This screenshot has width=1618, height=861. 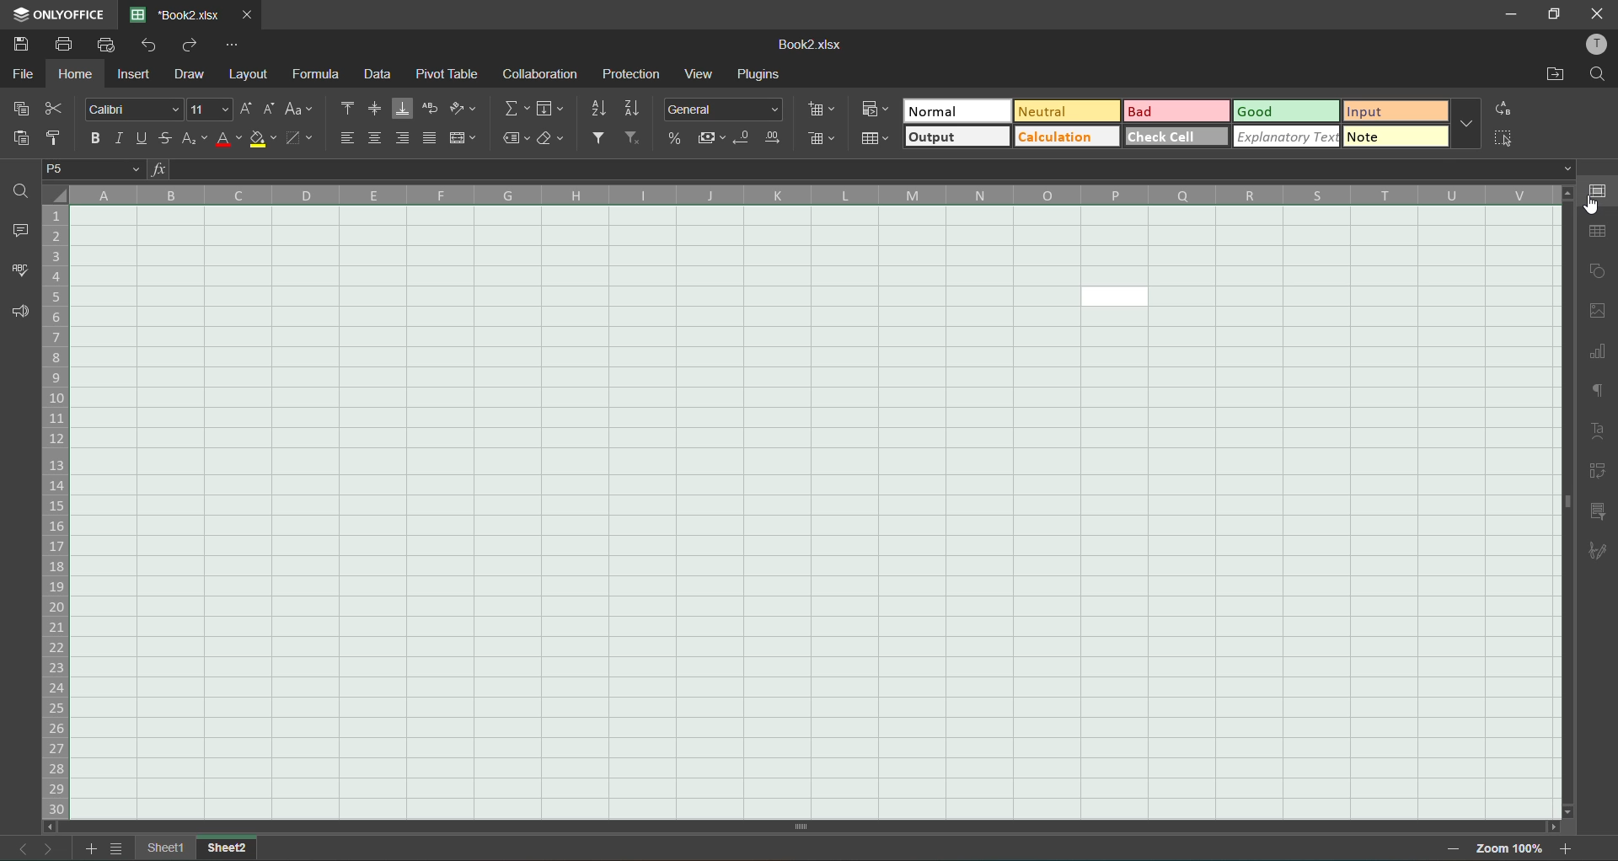 I want to click on charts, so click(x=1599, y=353).